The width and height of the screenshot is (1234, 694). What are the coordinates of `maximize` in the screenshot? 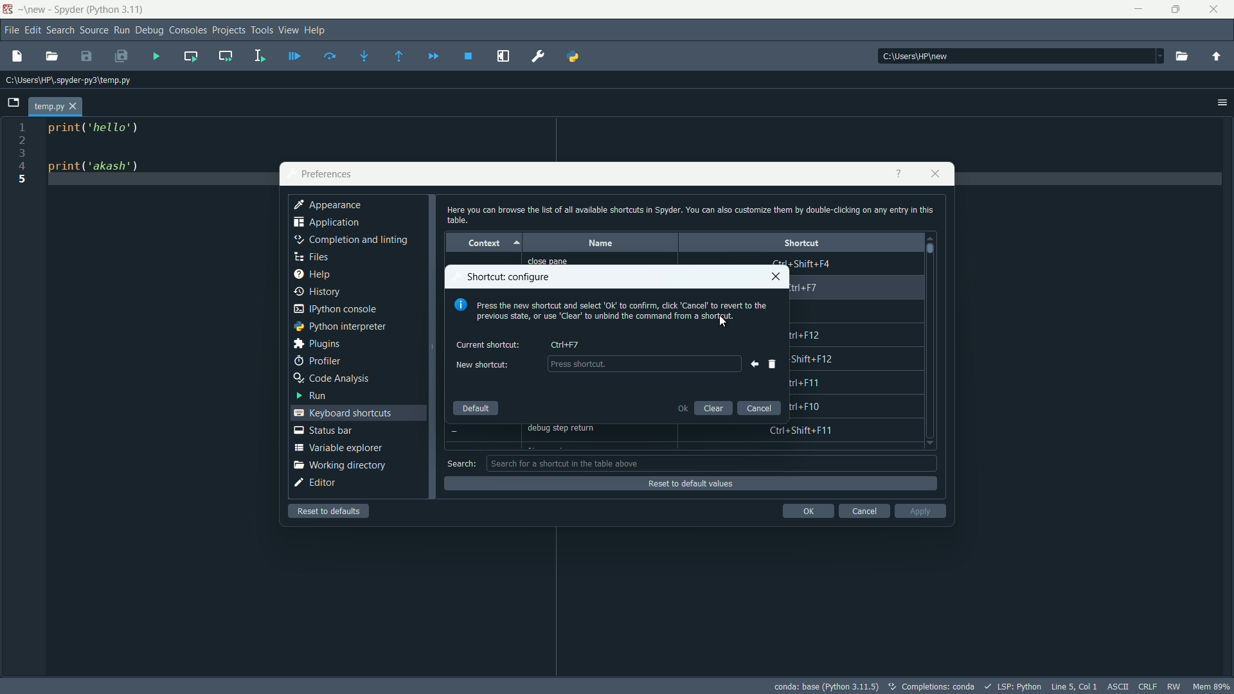 It's located at (1177, 9).